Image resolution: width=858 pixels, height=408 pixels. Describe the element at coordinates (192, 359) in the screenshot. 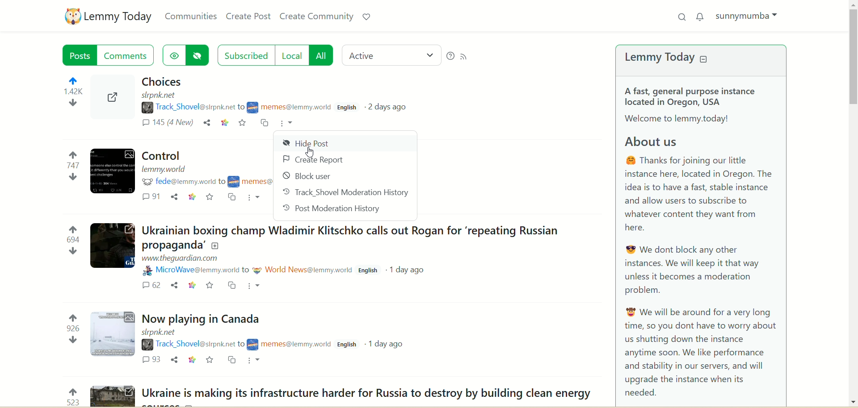

I see `link` at that location.